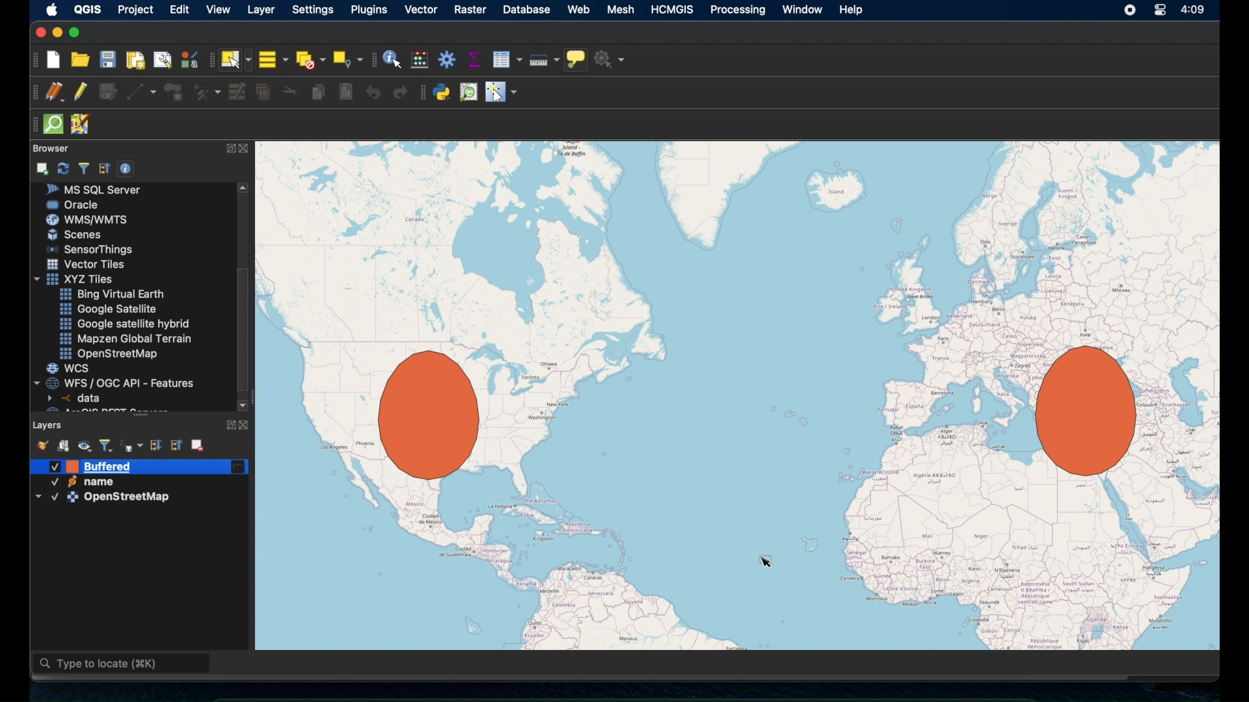 This screenshot has height=702, width=1249. What do you see at coordinates (109, 92) in the screenshot?
I see `save edits` at bounding box center [109, 92].